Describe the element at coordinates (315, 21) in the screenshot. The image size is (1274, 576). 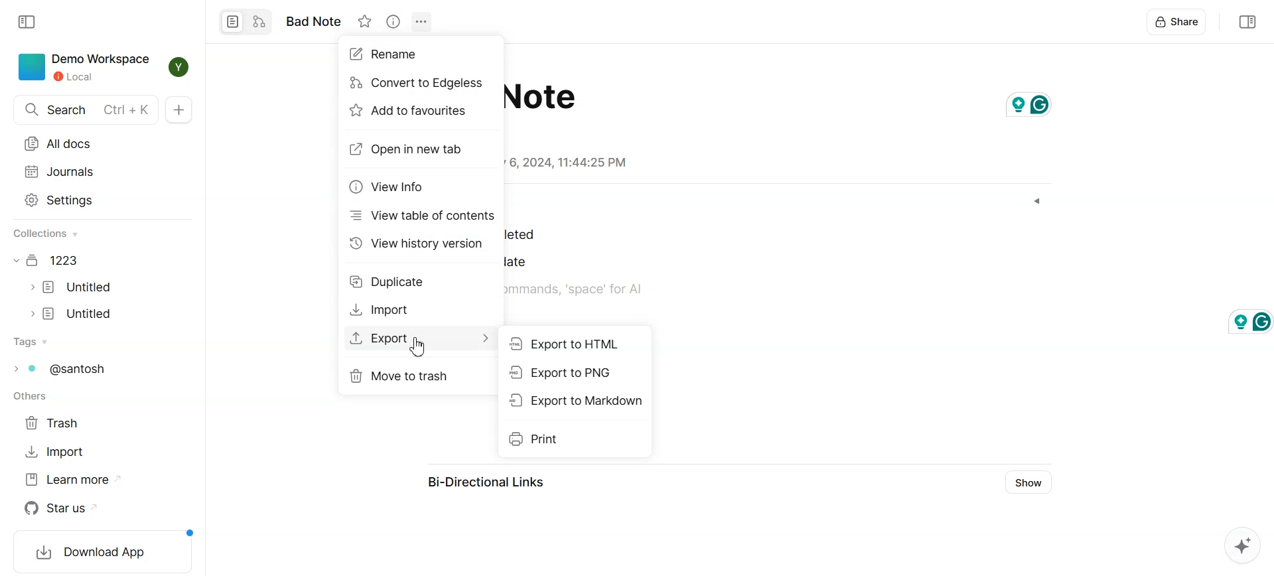
I see `note name` at that location.